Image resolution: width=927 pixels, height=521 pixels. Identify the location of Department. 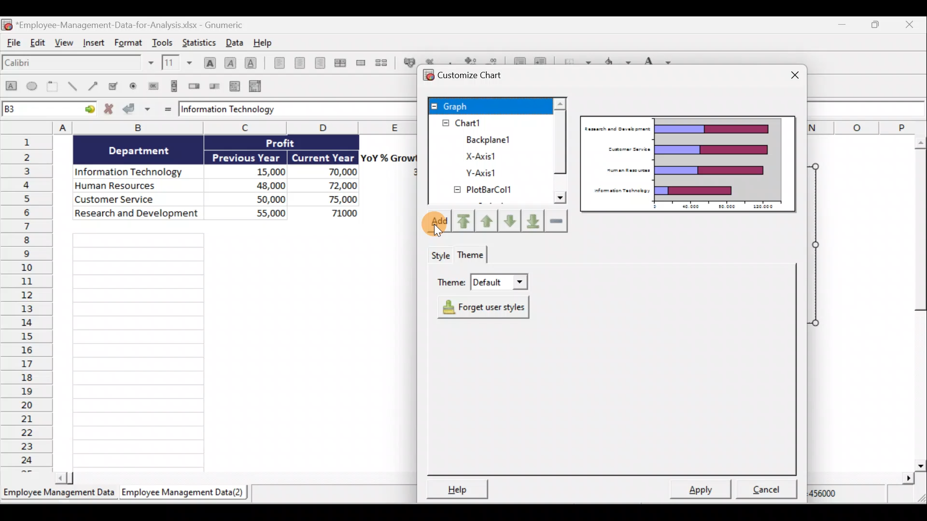
(145, 151).